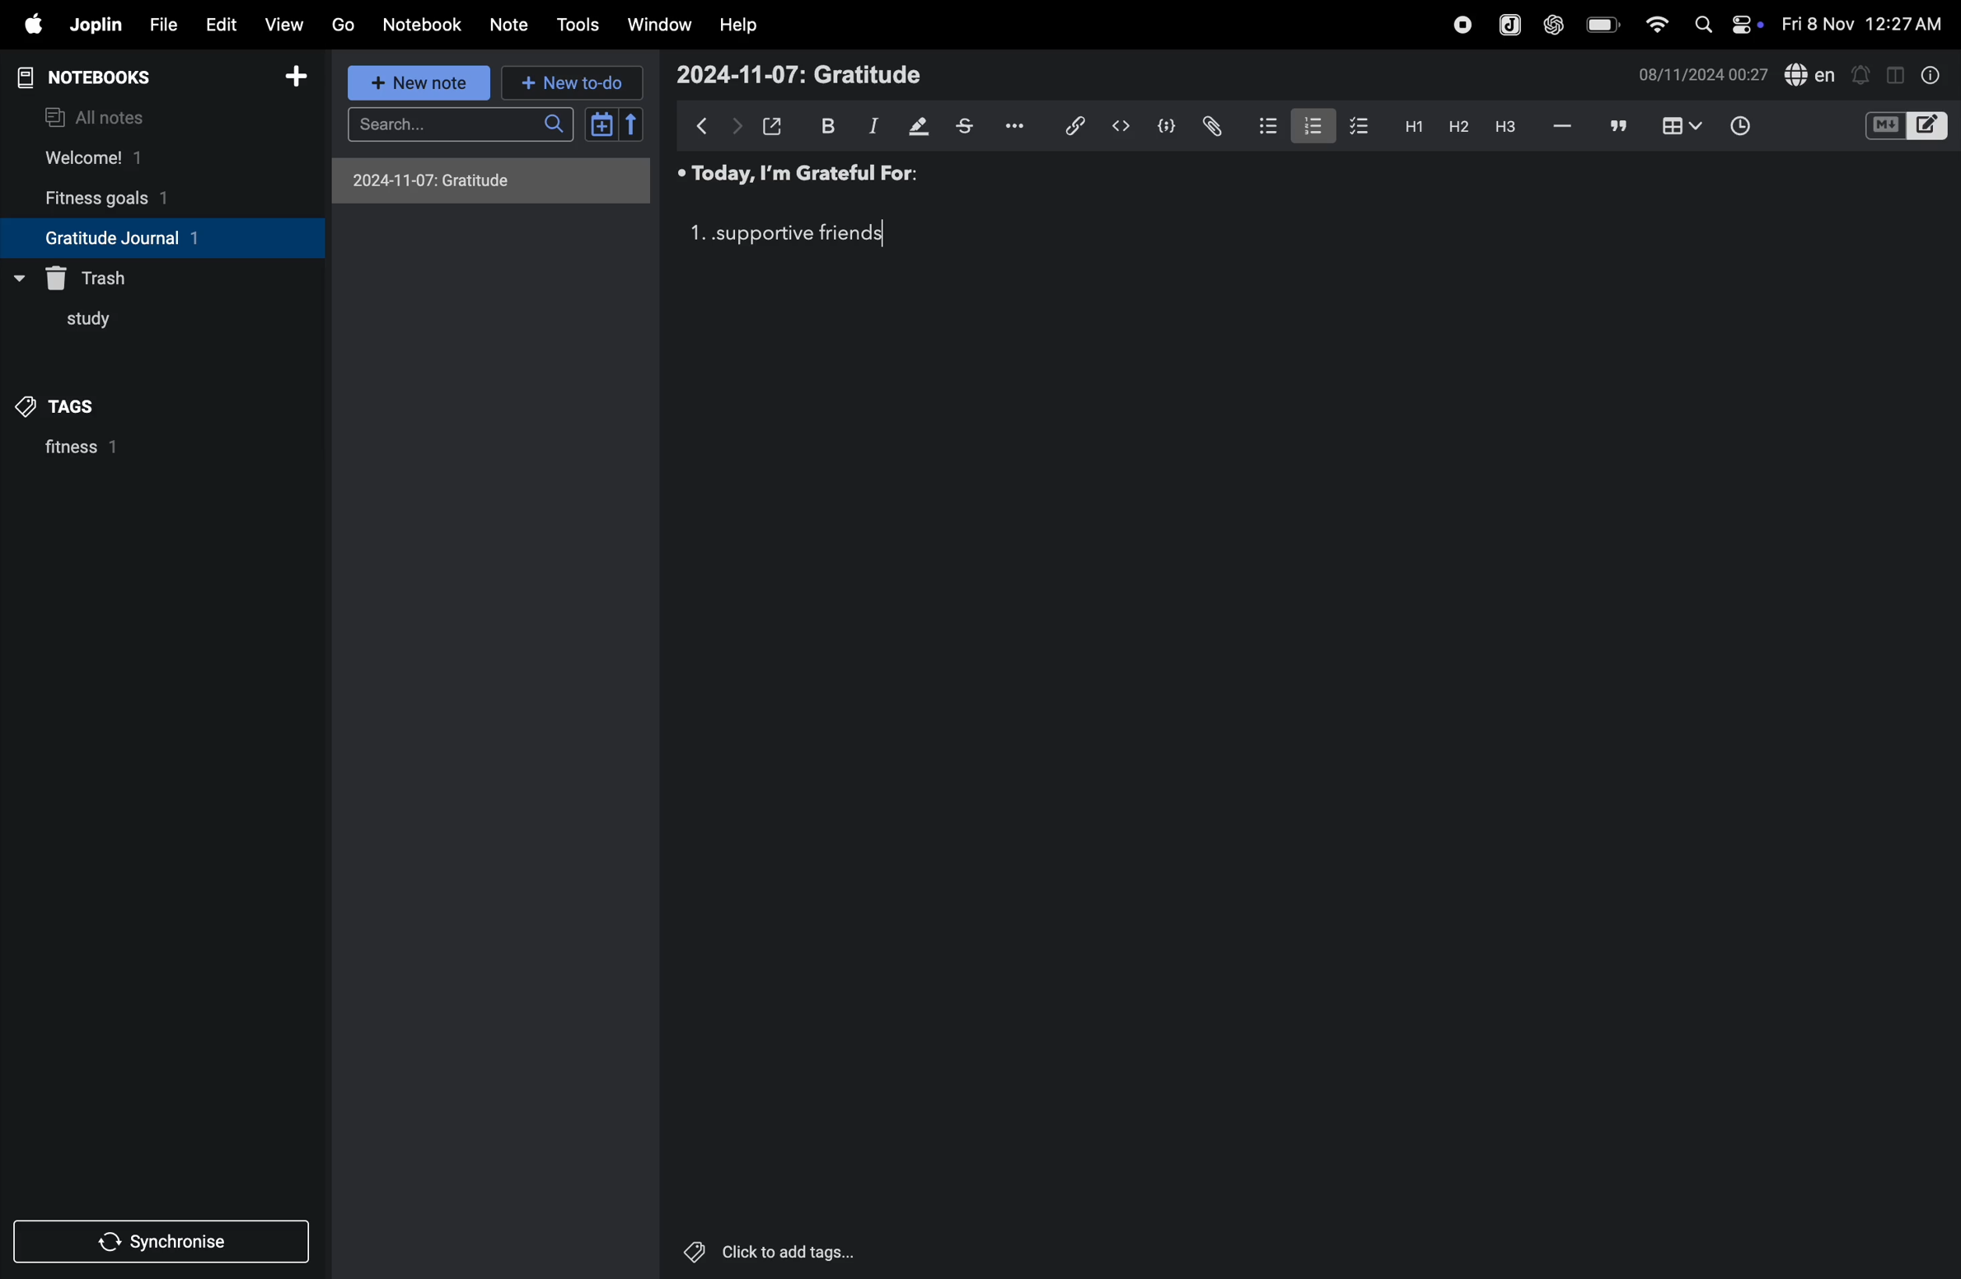 The height and width of the screenshot is (1279, 1961). I want to click on tools, so click(578, 26).